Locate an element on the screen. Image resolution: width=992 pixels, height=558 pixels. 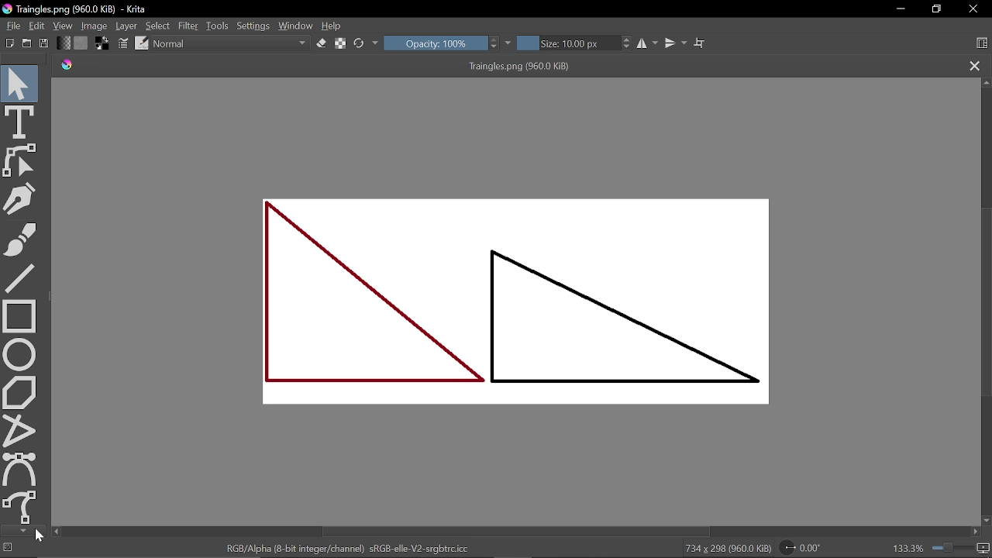
Move down is located at coordinates (986, 521).